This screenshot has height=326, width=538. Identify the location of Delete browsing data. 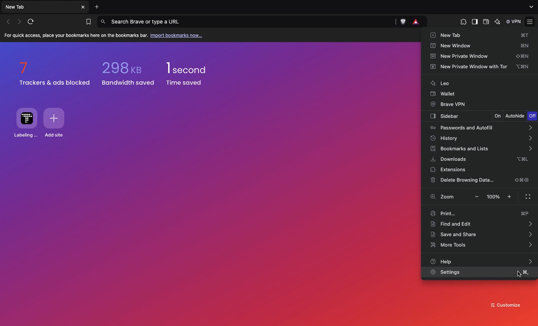
(477, 181).